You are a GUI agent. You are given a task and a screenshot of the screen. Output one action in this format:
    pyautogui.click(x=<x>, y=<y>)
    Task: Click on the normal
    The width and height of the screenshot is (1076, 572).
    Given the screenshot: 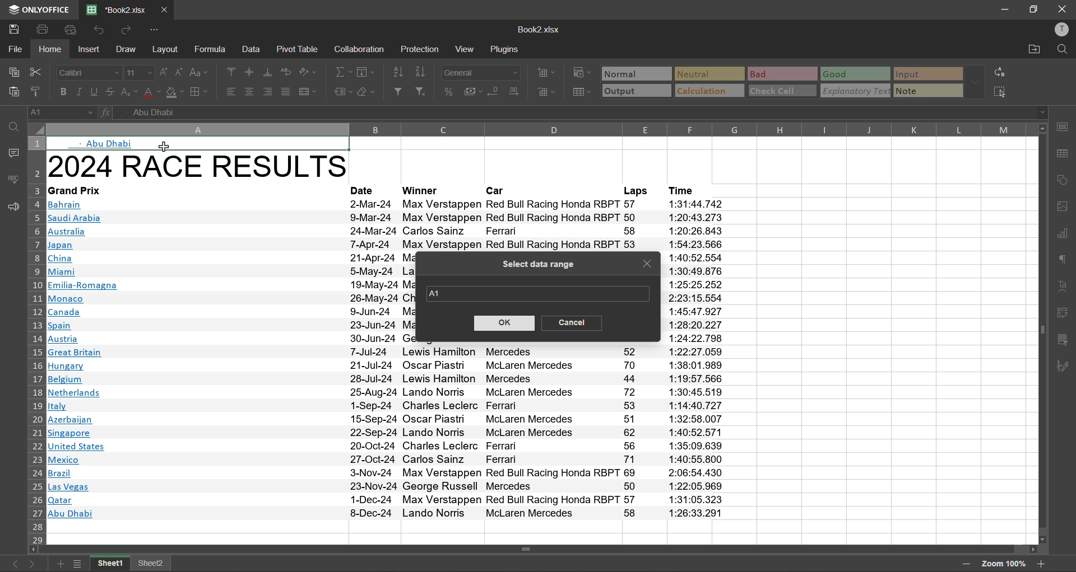 What is the action you would take?
    pyautogui.click(x=634, y=73)
    